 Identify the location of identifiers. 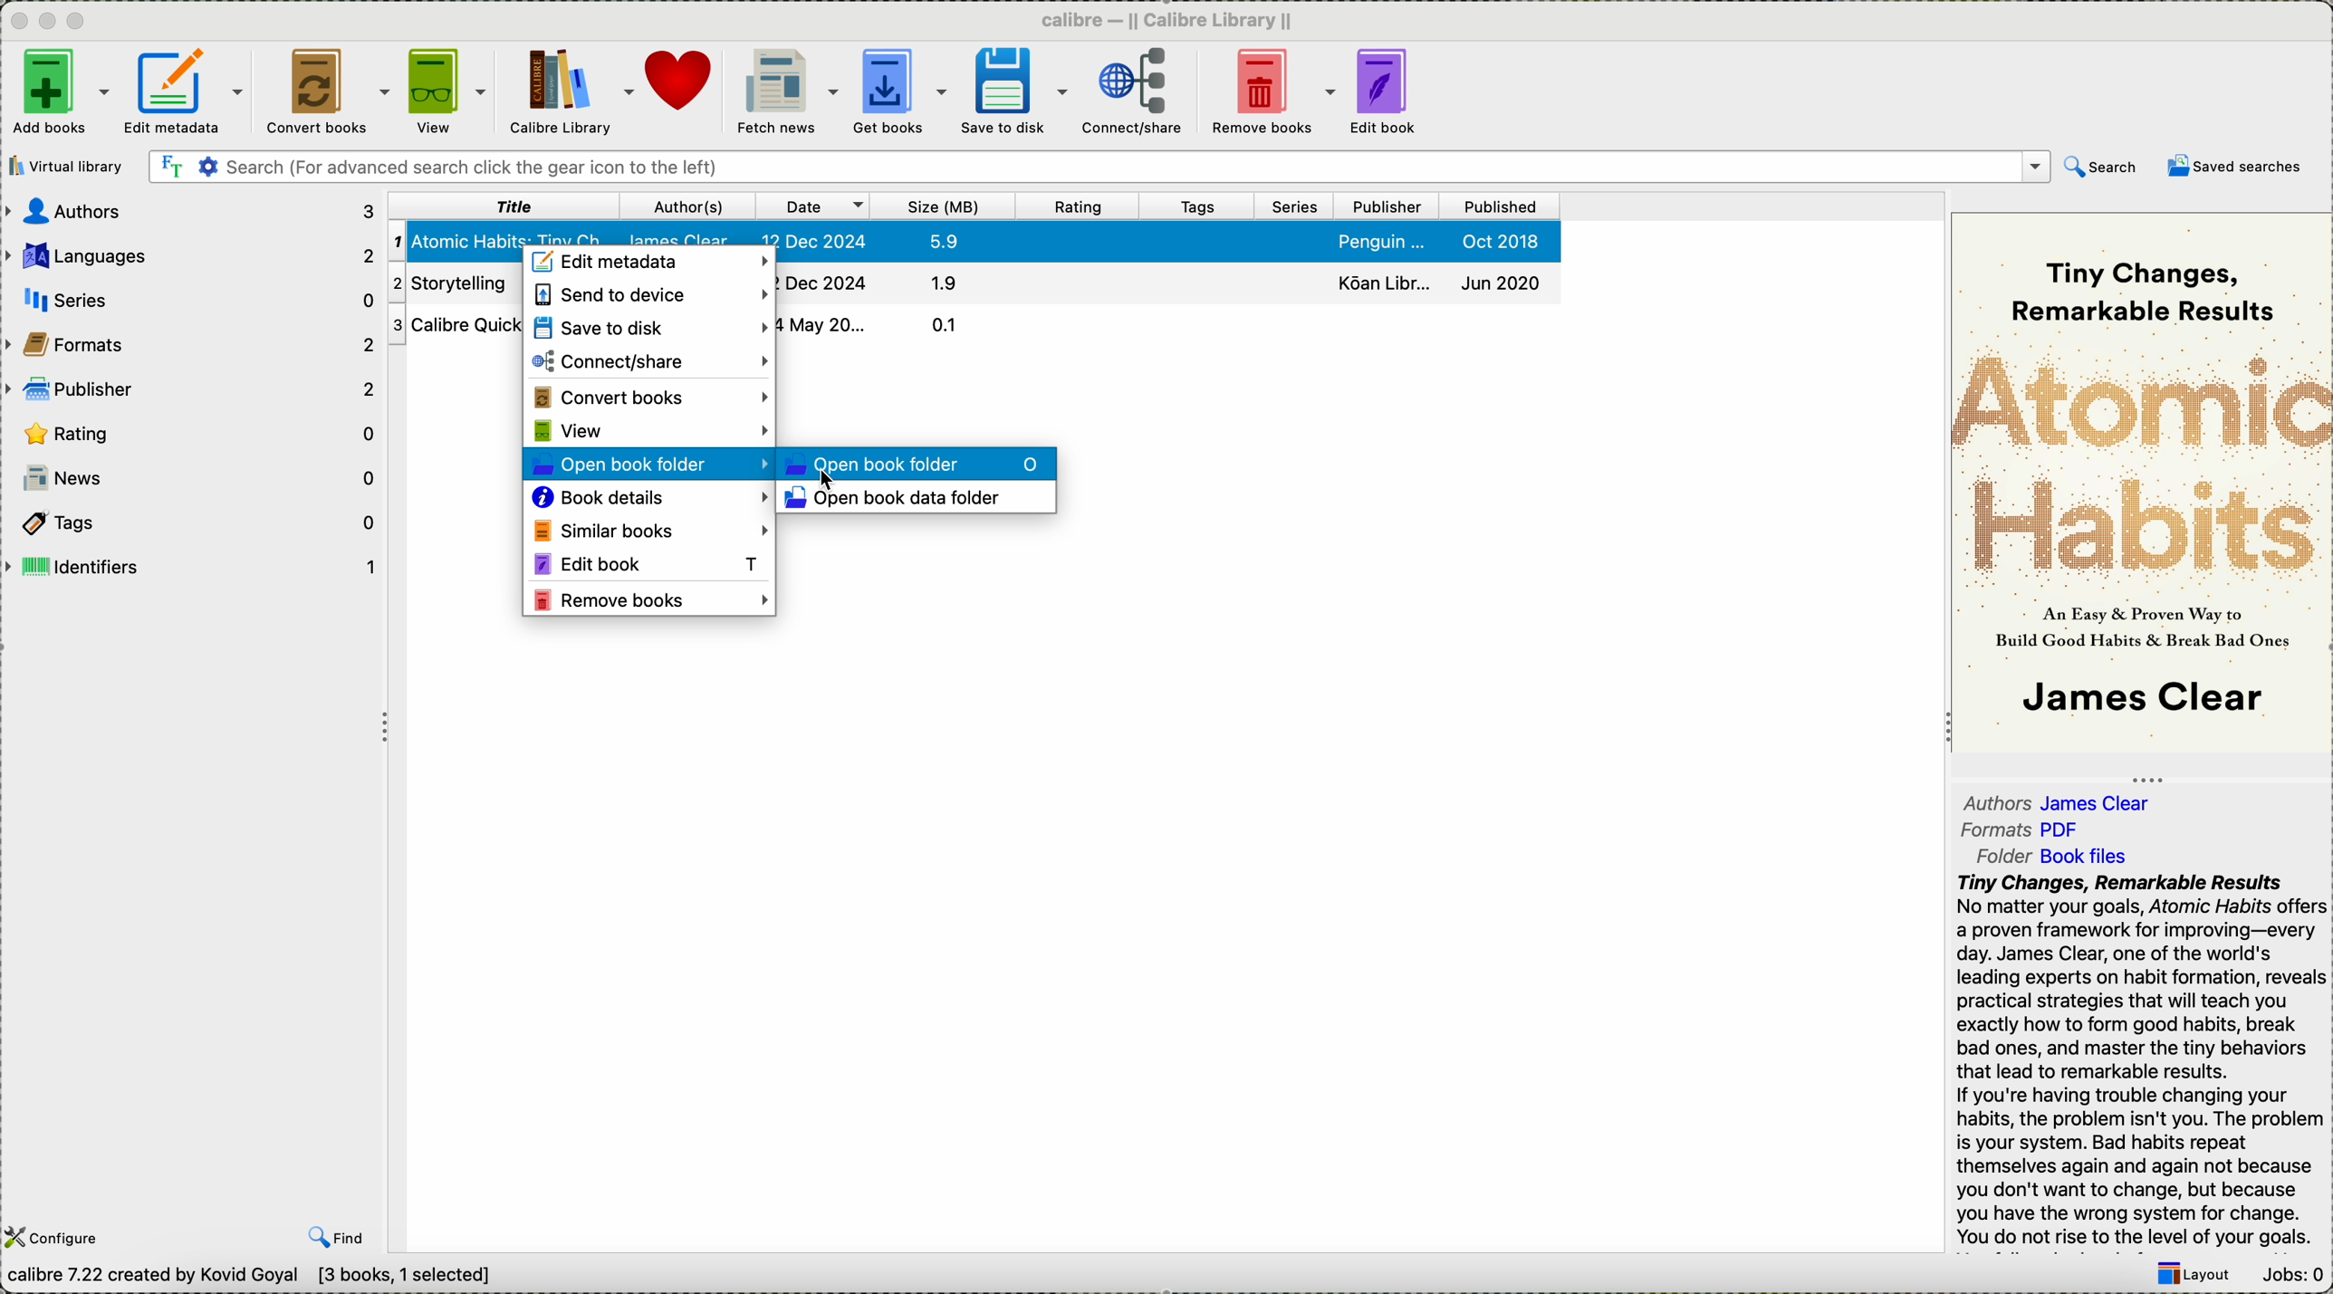
(191, 567).